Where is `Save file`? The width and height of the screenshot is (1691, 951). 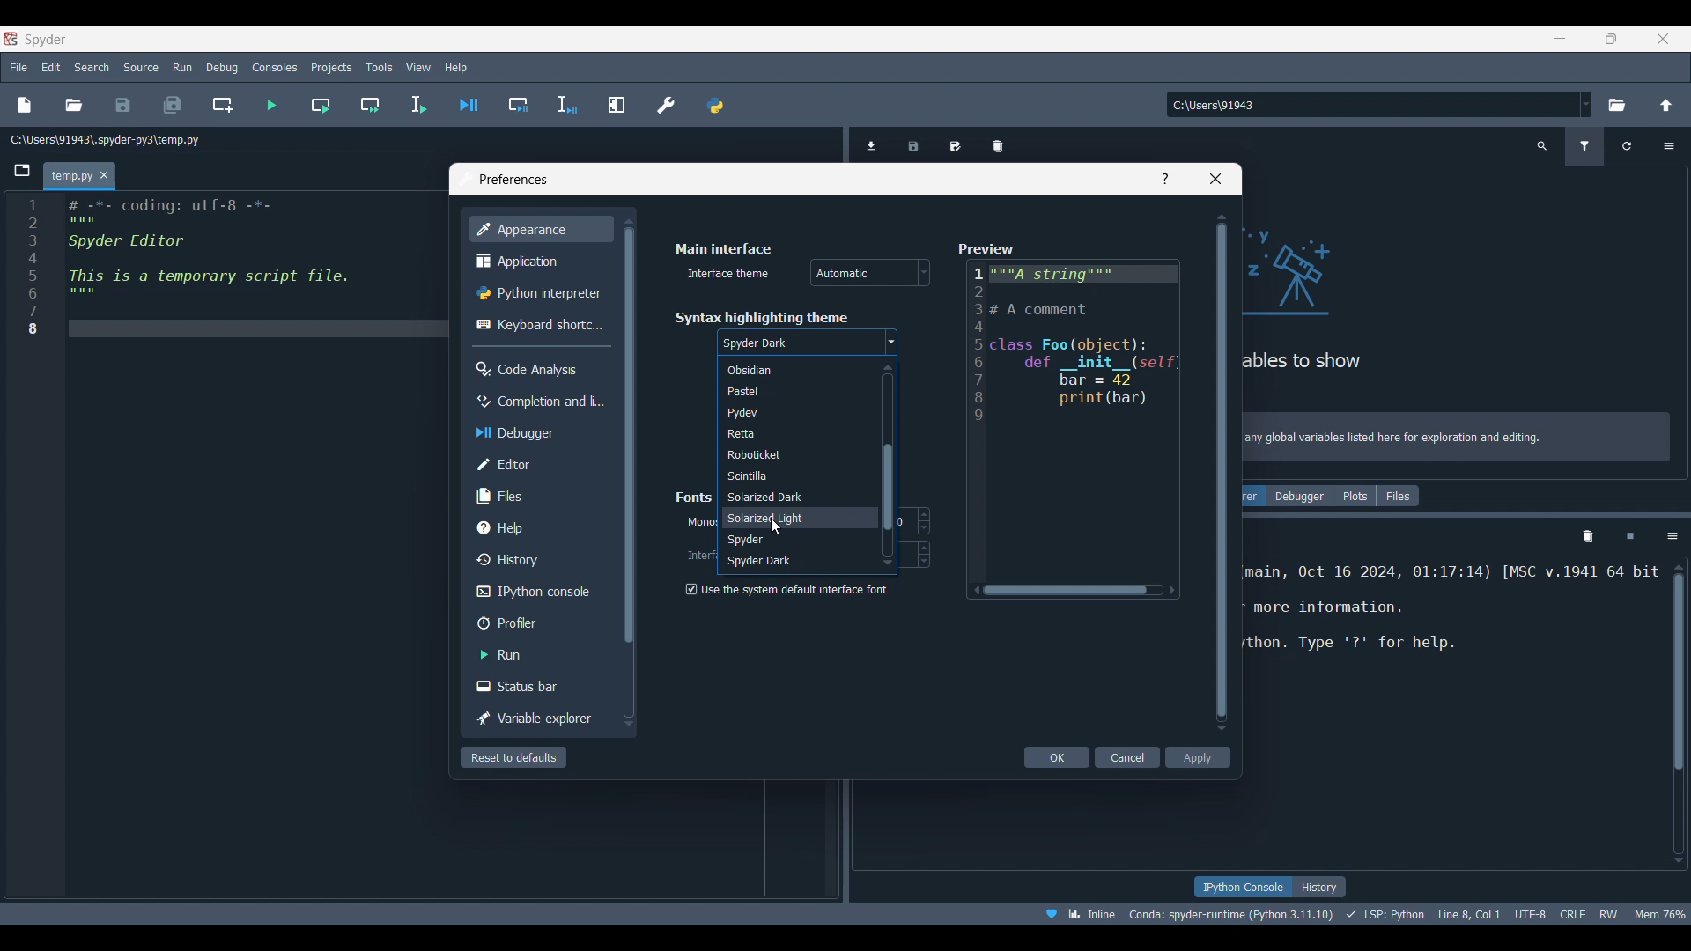 Save file is located at coordinates (124, 105).